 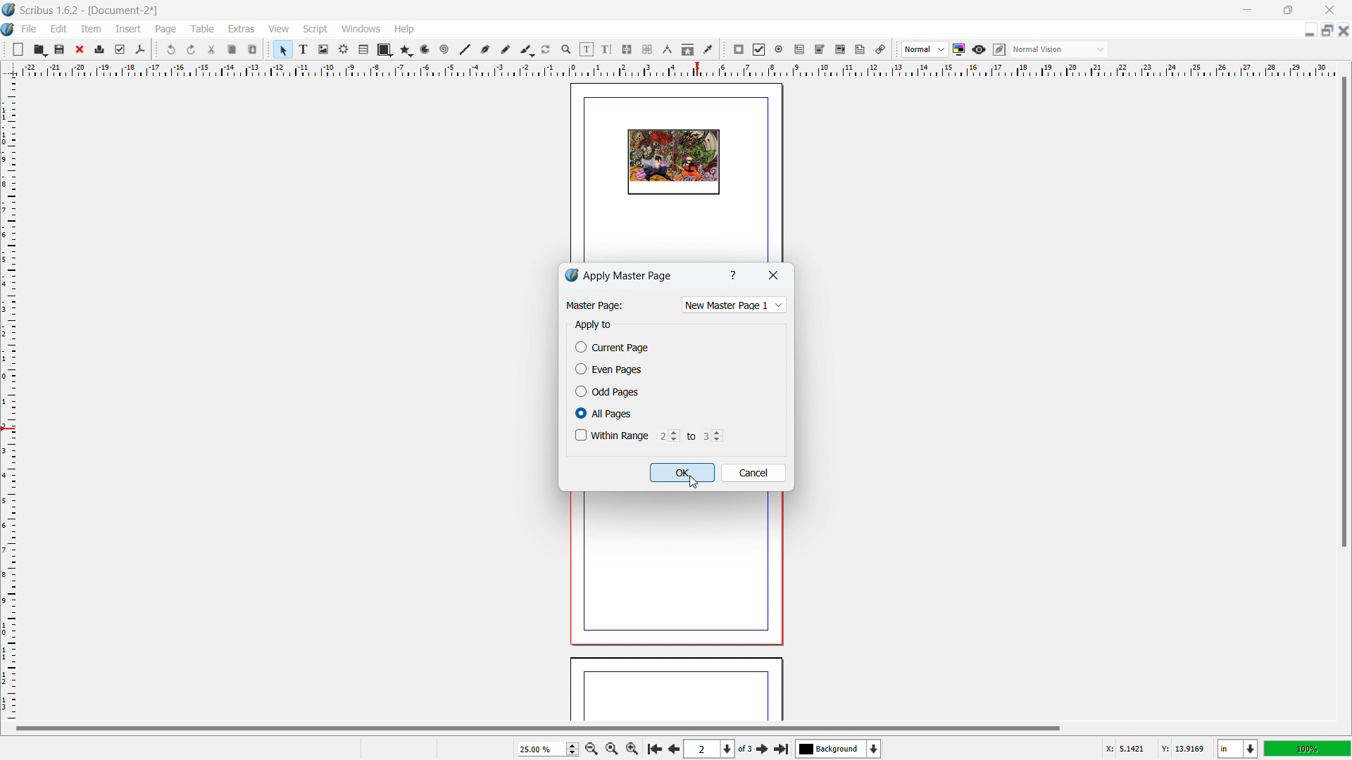 What do you see at coordinates (283, 50) in the screenshot?
I see `select item` at bounding box center [283, 50].